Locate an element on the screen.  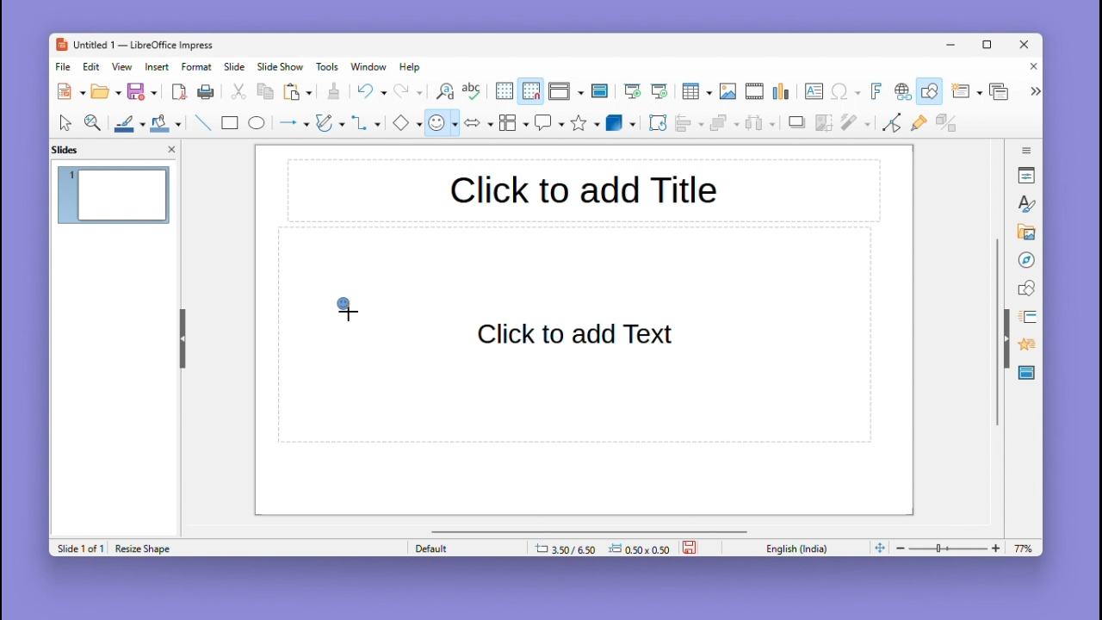
Edit is located at coordinates (93, 66).